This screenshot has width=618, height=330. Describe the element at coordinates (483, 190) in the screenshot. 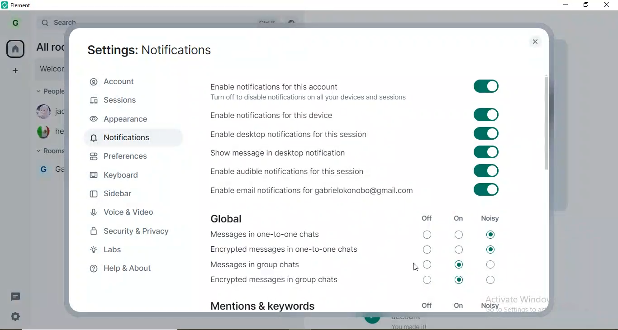

I see `toggle` at that location.